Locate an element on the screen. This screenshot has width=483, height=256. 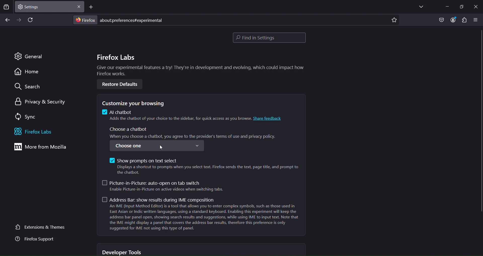
minimize is located at coordinates (445, 6).